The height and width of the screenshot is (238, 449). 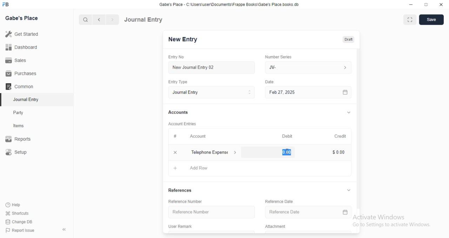 What do you see at coordinates (22, 18) in the screenshot?
I see `Gabe's Place` at bounding box center [22, 18].